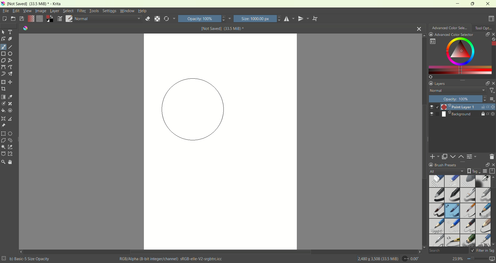 The image size is (496, 263). Describe the element at coordinates (3, 147) in the screenshot. I see `contagious selection tool` at that location.